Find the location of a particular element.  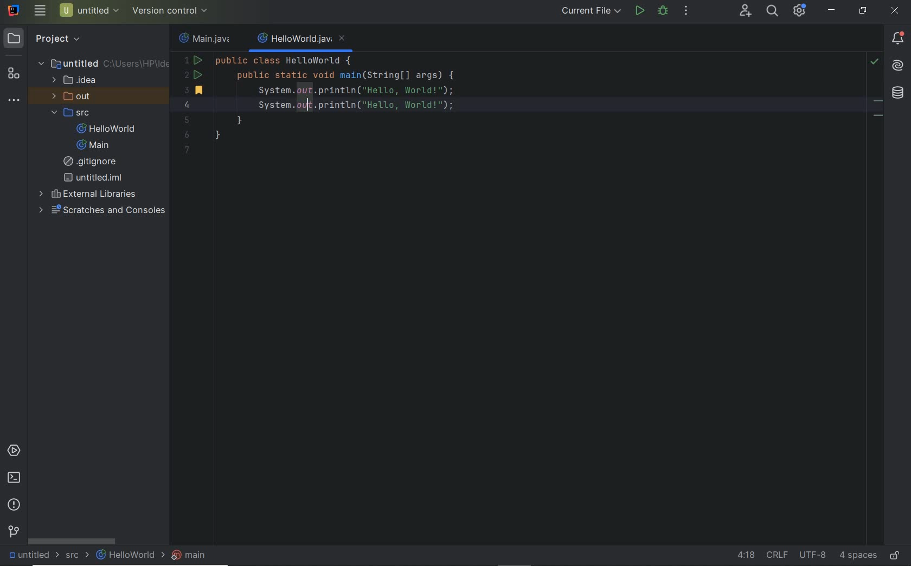

main is located at coordinates (189, 554).